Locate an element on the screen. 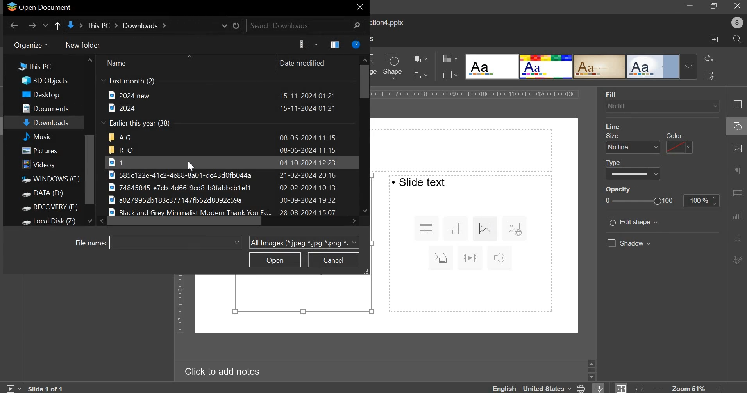  user profile is located at coordinates (736, 23).